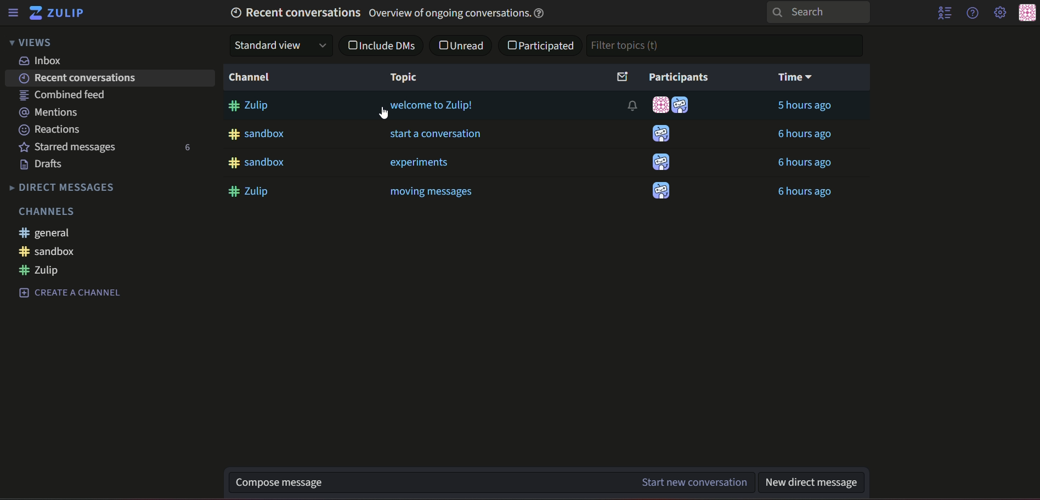  I want to click on 5 hours ago, so click(804, 106).